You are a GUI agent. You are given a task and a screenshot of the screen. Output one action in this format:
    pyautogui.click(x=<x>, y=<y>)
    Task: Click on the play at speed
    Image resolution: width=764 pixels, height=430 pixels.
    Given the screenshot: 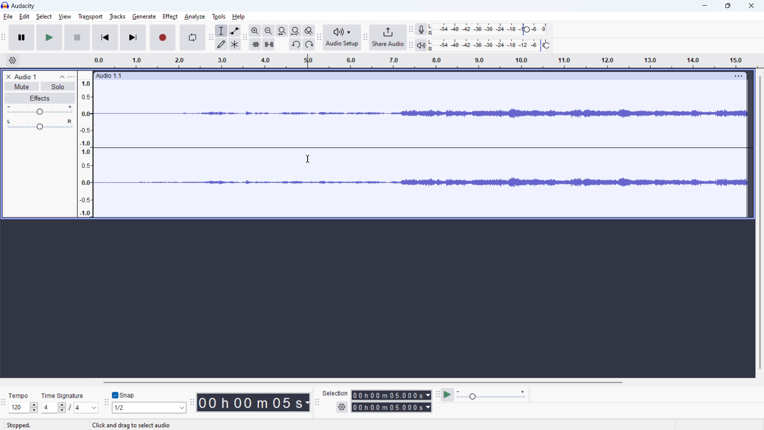 What is the action you would take?
    pyautogui.click(x=447, y=395)
    